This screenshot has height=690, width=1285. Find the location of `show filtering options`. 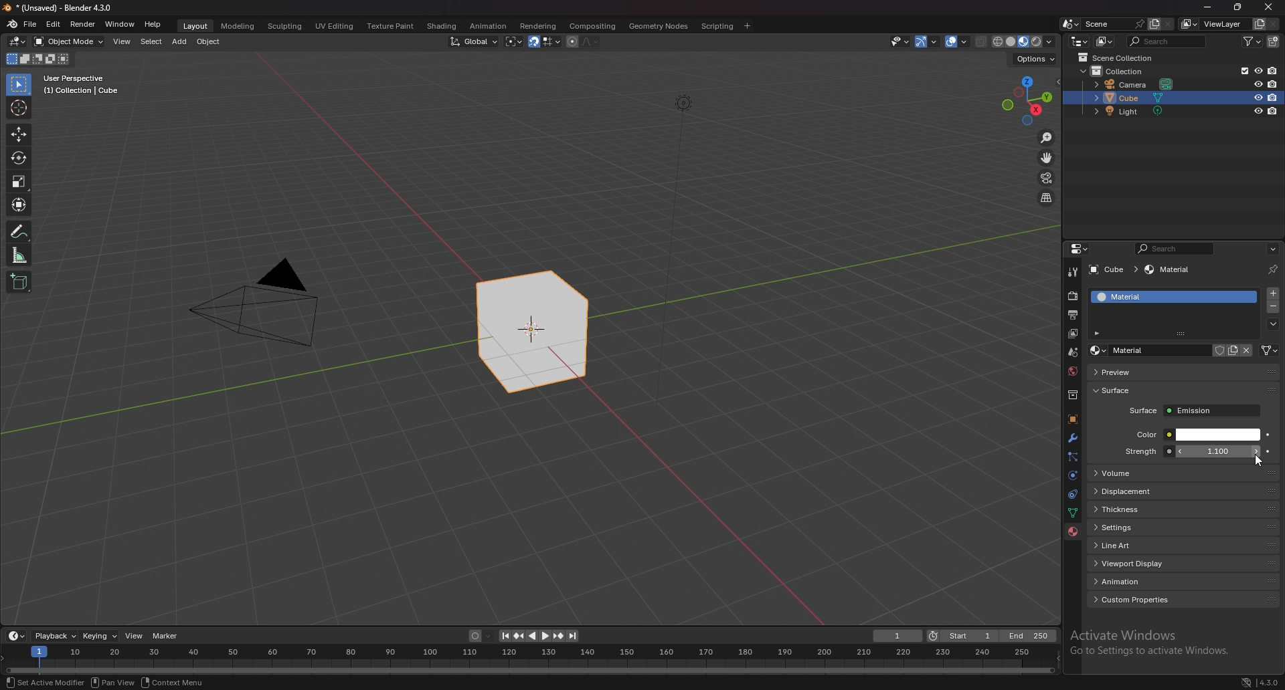

show filtering options is located at coordinates (1098, 332).